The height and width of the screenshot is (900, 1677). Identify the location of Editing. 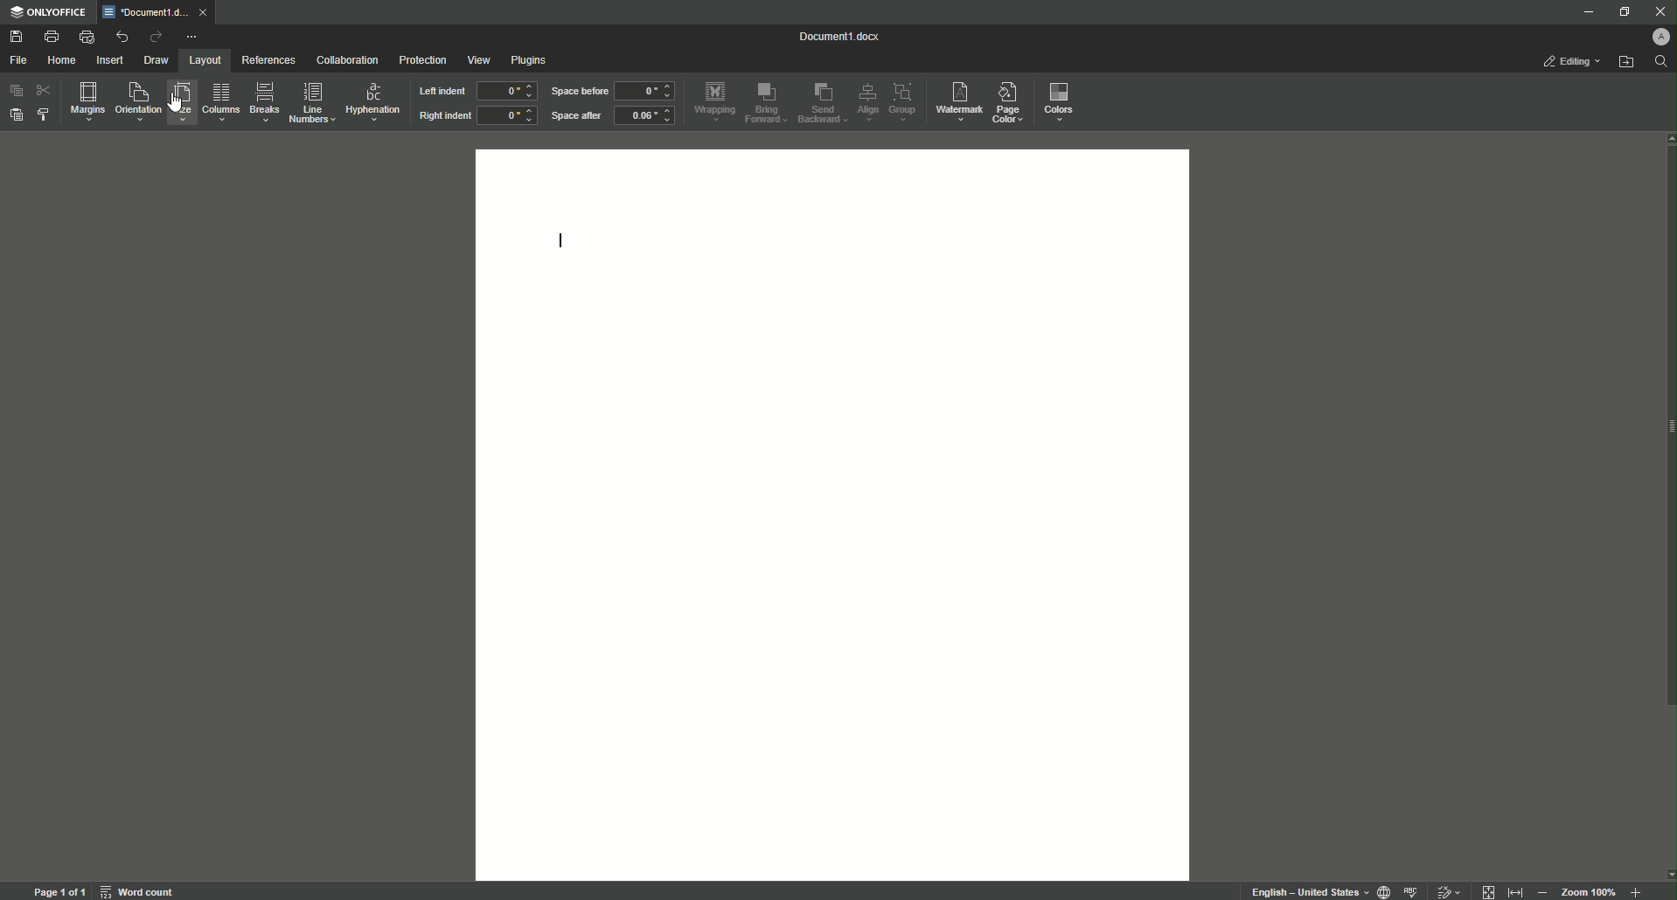
(1569, 62).